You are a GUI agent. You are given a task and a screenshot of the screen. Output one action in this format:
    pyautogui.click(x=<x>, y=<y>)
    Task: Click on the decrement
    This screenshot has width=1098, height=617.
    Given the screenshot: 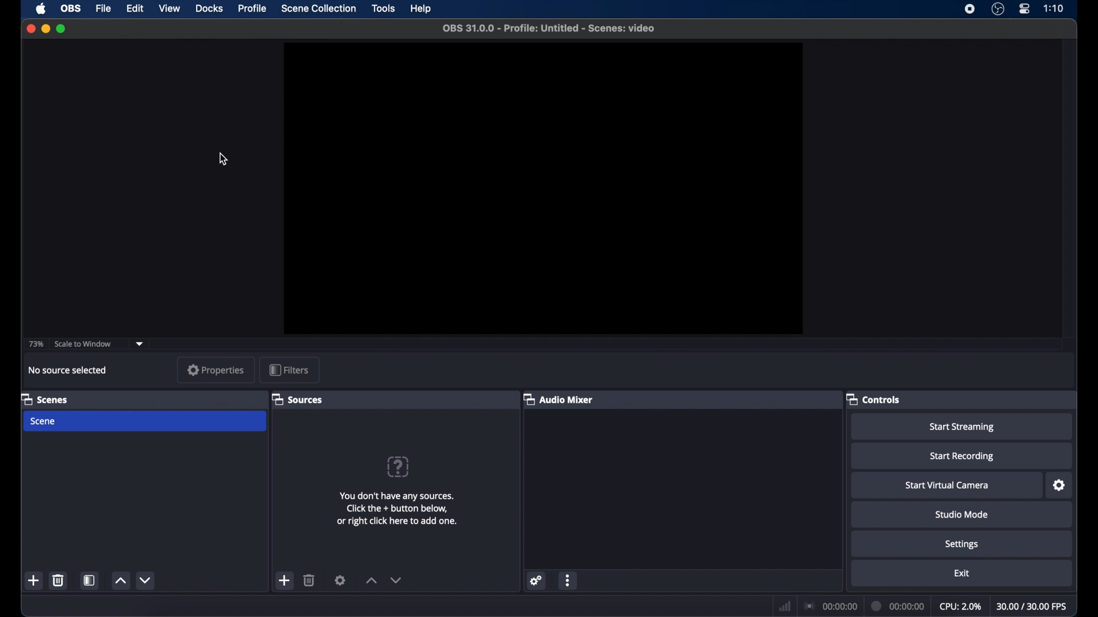 What is the action you would take?
    pyautogui.click(x=397, y=579)
    